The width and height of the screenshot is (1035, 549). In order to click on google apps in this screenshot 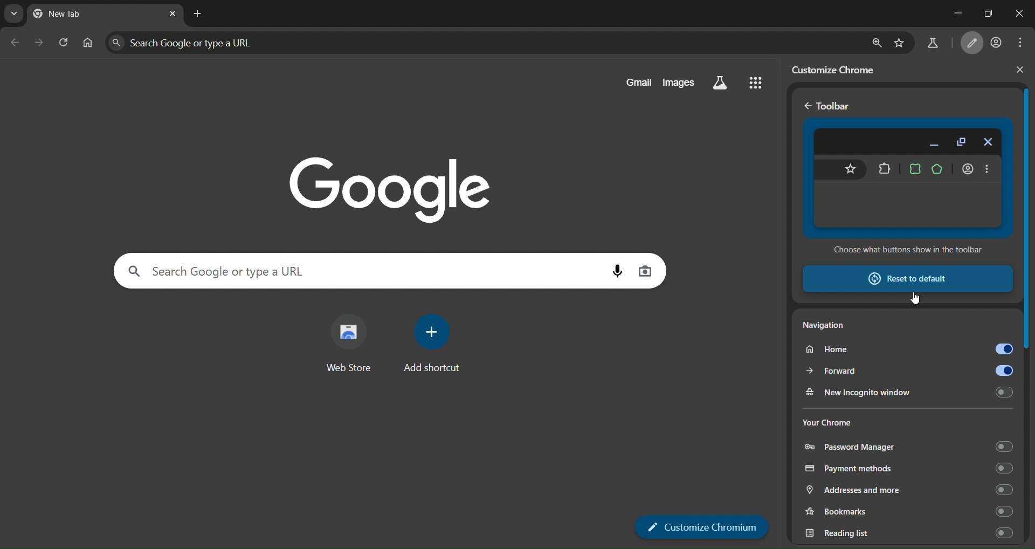, I will do `click(756, 83)`.